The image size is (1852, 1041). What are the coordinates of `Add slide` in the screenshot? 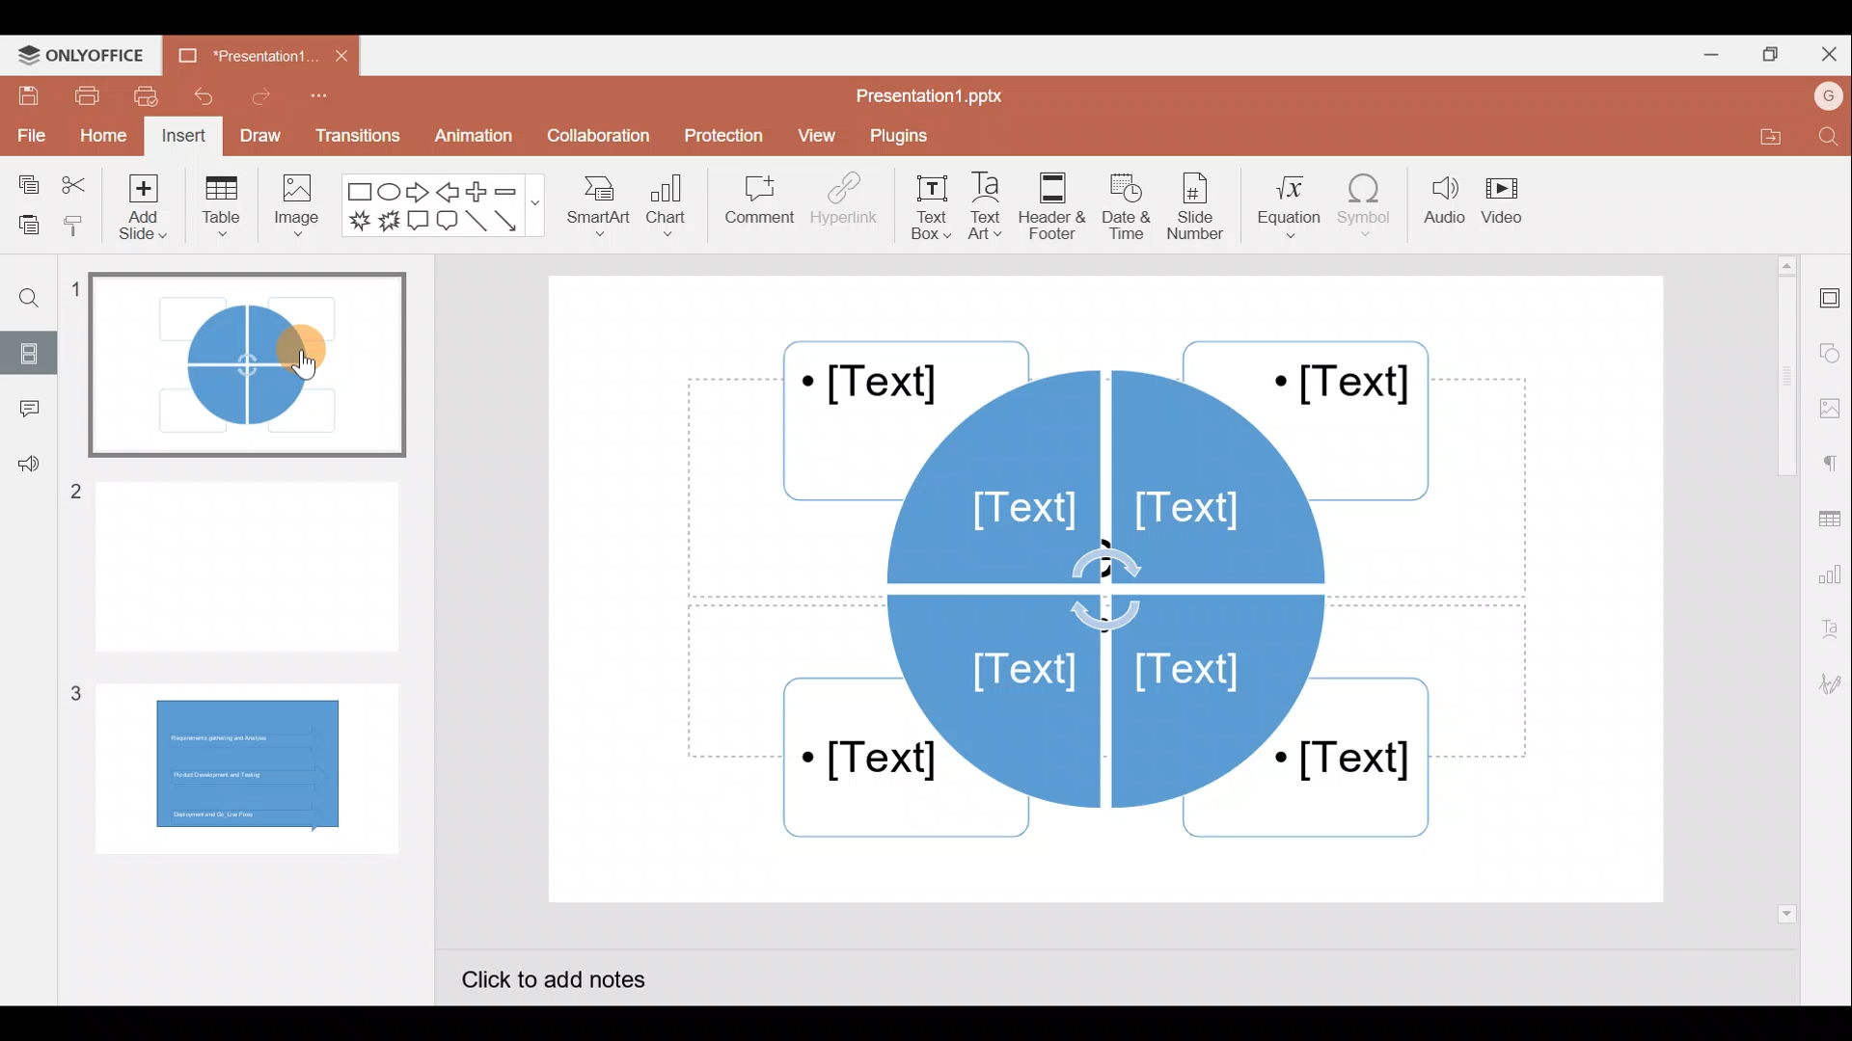 It's located at (139, 210).